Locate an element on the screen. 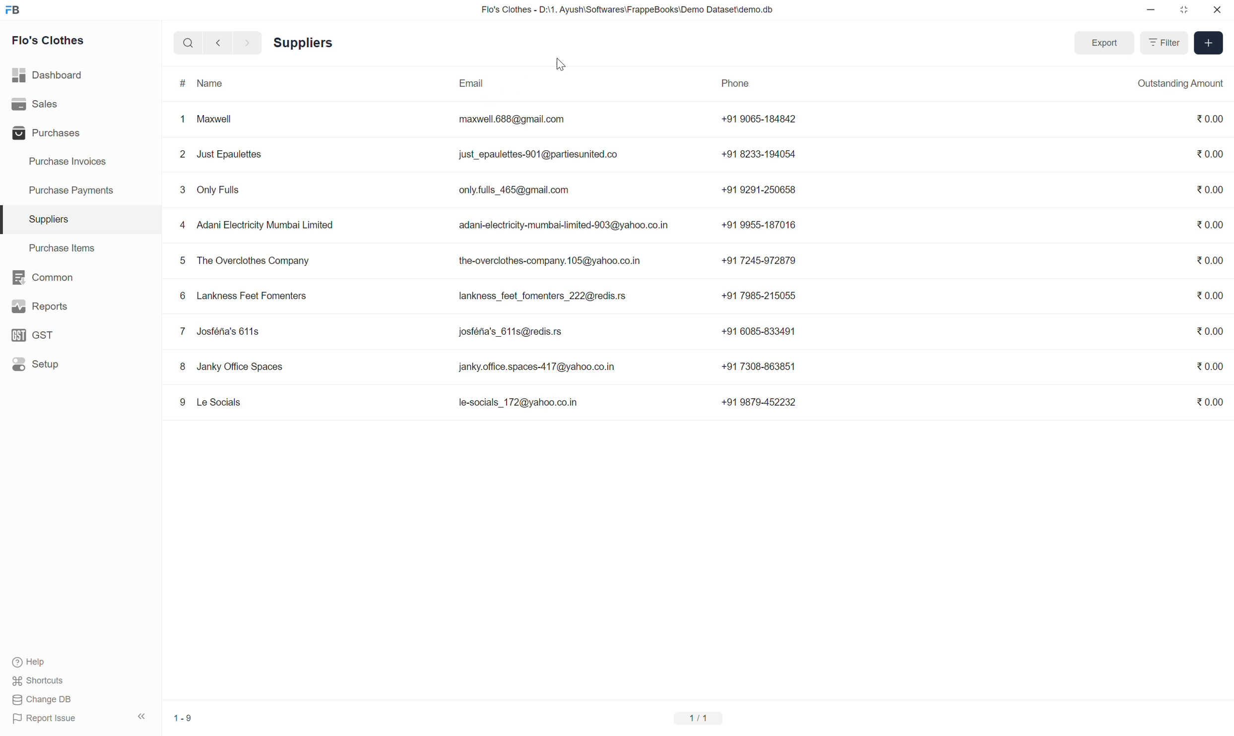  Purchase Payments is located at coordinates (71, 190).